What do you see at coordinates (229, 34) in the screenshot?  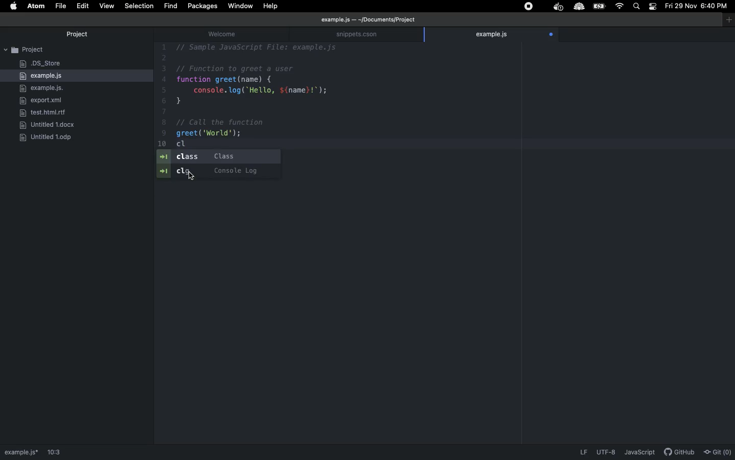 I see `welcome` at bounding box center [229, 34].